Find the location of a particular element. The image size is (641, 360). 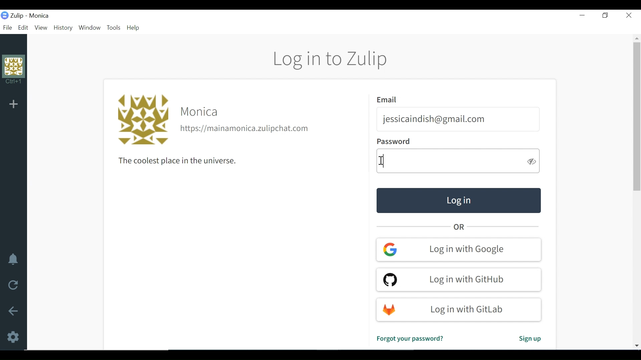

Vertical Scroll bar  is located at coordinates (637, 116).